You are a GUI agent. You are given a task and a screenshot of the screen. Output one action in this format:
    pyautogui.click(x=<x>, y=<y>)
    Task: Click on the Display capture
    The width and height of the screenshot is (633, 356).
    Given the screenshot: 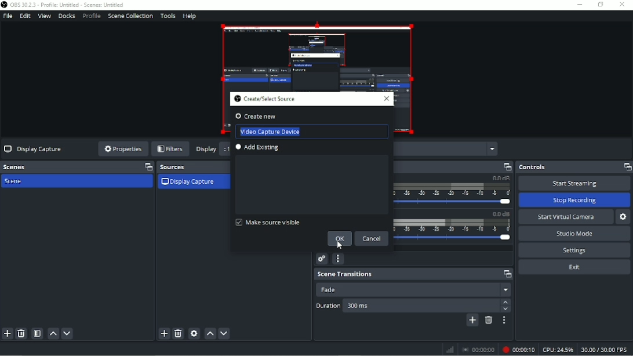 What is the action you would take?
    pyautogui.click(x=34, y=149)
    